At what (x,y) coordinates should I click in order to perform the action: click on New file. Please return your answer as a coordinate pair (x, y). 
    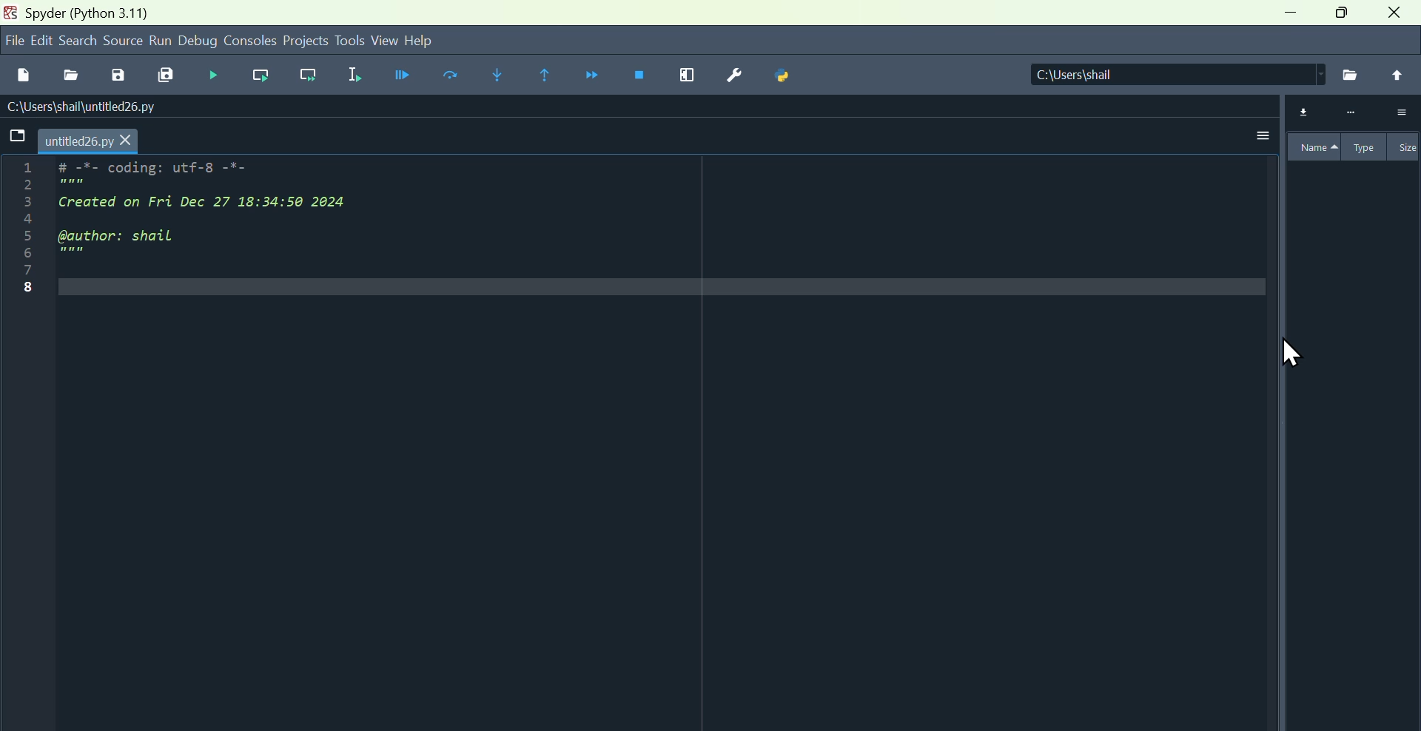
    Looking at the image, I should click on (23, 72).